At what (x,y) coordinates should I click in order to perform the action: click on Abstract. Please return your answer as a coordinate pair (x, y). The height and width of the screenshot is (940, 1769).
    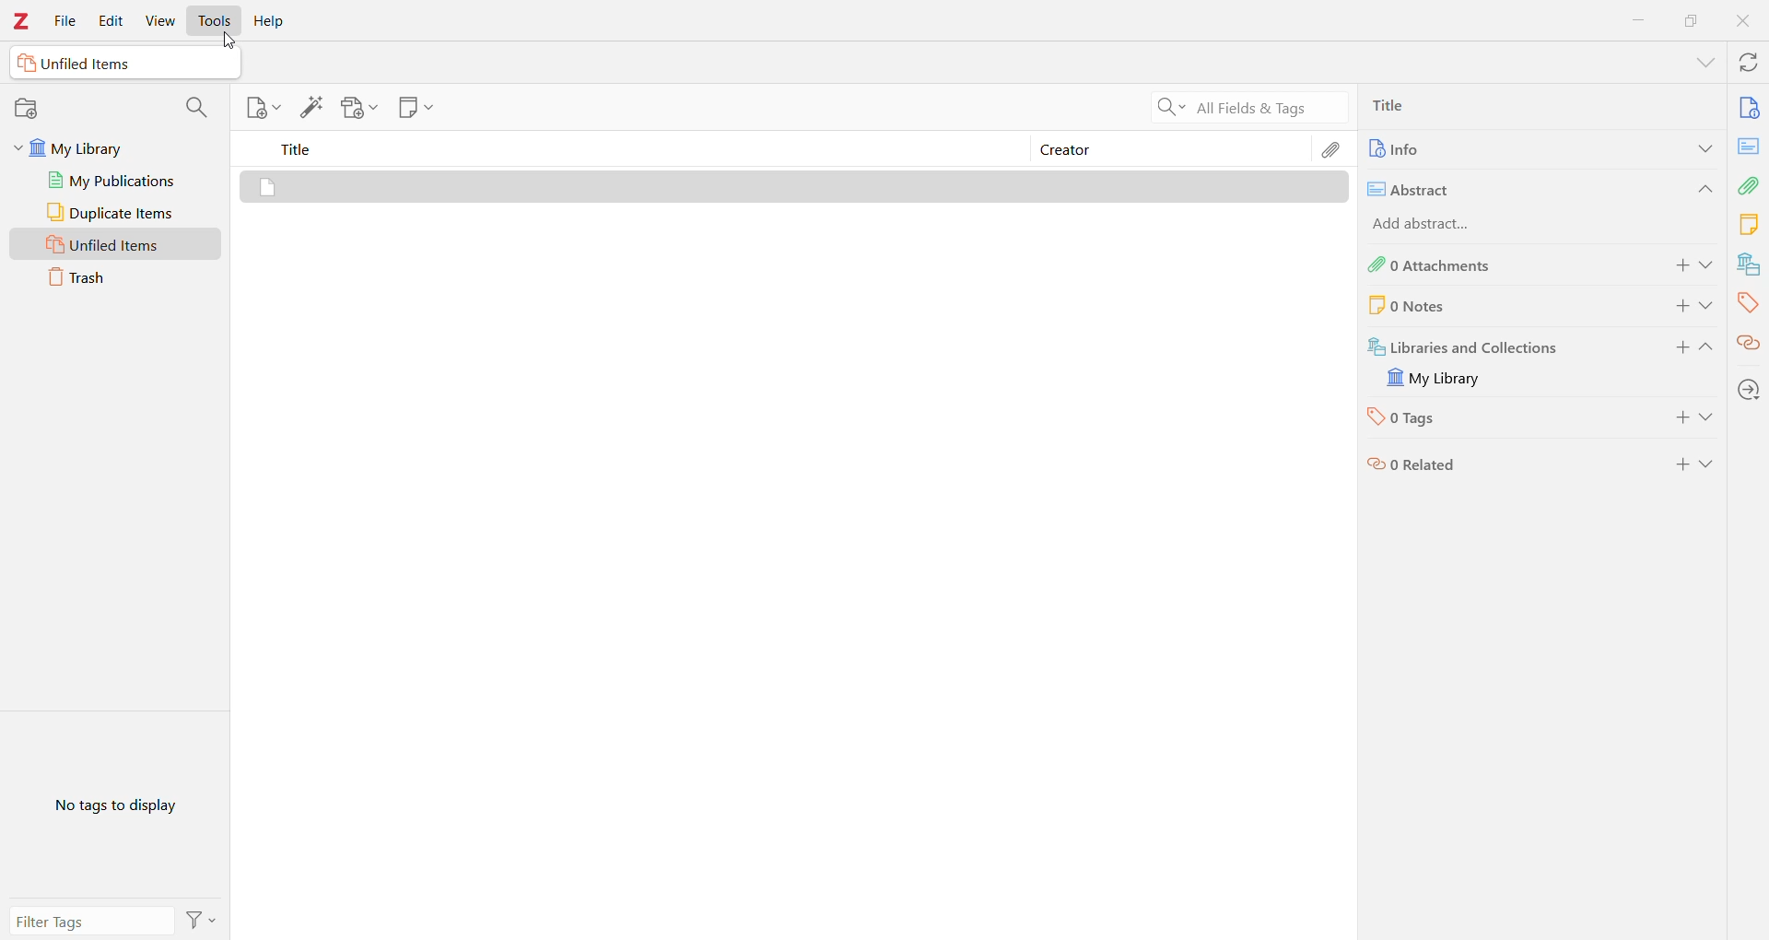
    Looking at the image, I should click on (1749, 147).